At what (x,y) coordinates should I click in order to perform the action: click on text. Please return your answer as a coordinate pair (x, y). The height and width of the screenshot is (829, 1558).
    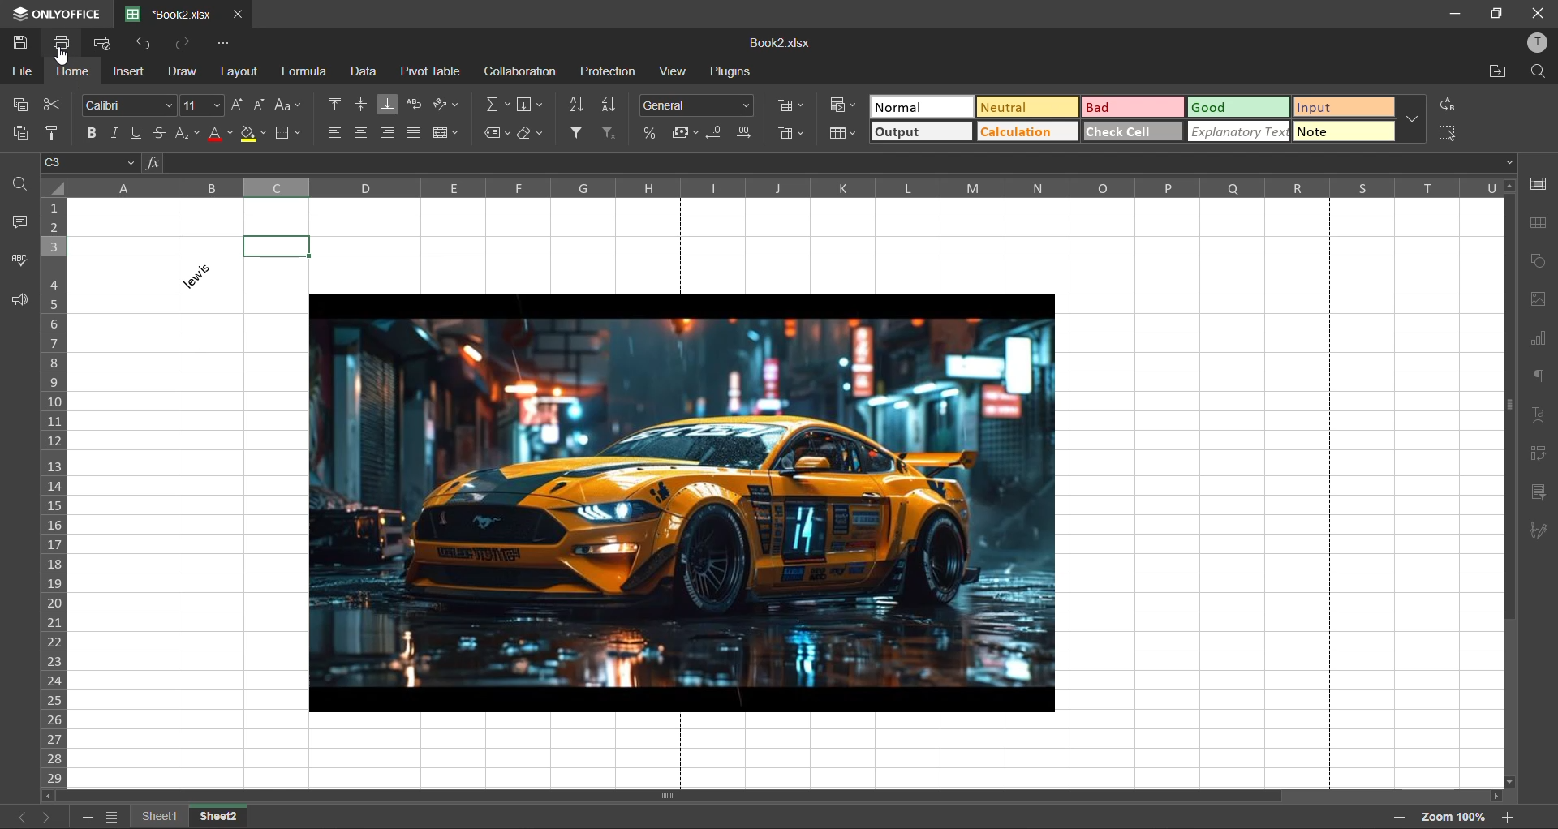
    Looking at the image, I should click on (1538, 415).